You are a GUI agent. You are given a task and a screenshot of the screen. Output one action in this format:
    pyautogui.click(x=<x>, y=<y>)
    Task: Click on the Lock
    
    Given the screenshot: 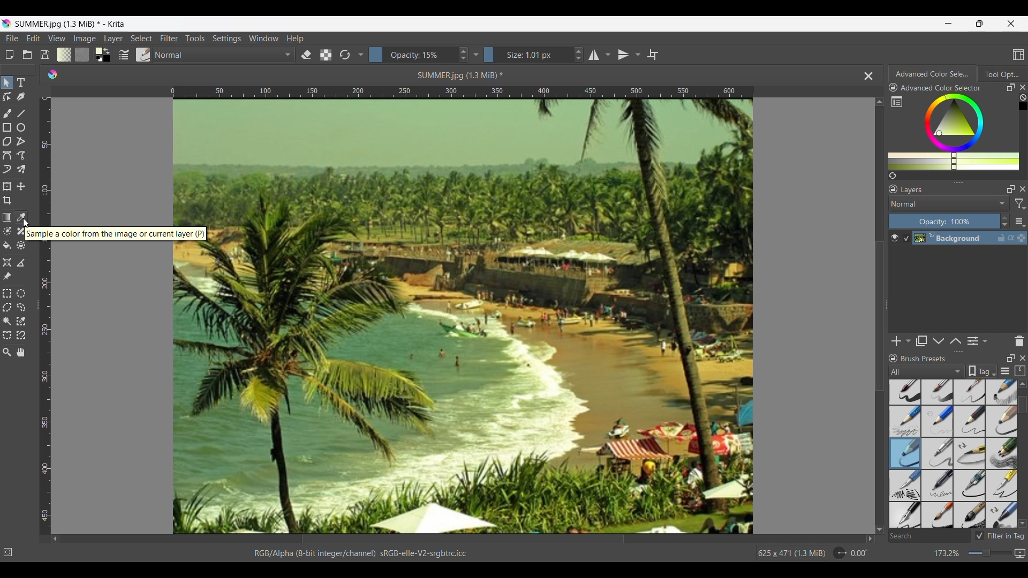 What is the action you would take?
    pyautogui.click(x=894, y=359)
    